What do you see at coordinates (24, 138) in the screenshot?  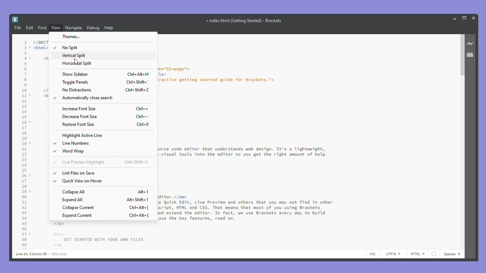 I see `19` at bounding box center [24, 138].